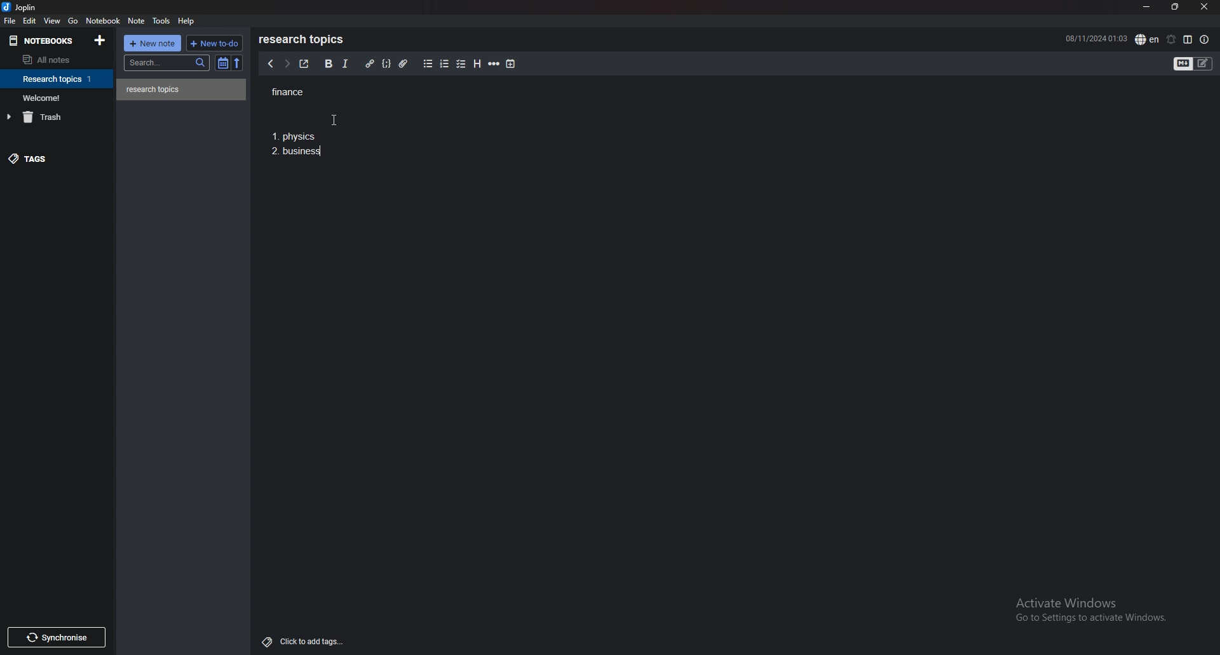  What do you see at coordinates (1095, 38) in the screenshot?
I see `08/11/2024 01:02` at bounding box center [1095, 38].